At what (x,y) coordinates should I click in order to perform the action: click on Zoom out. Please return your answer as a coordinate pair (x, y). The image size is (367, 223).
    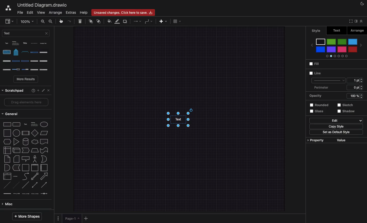
    Looking at the image, I should click on (51, 22).